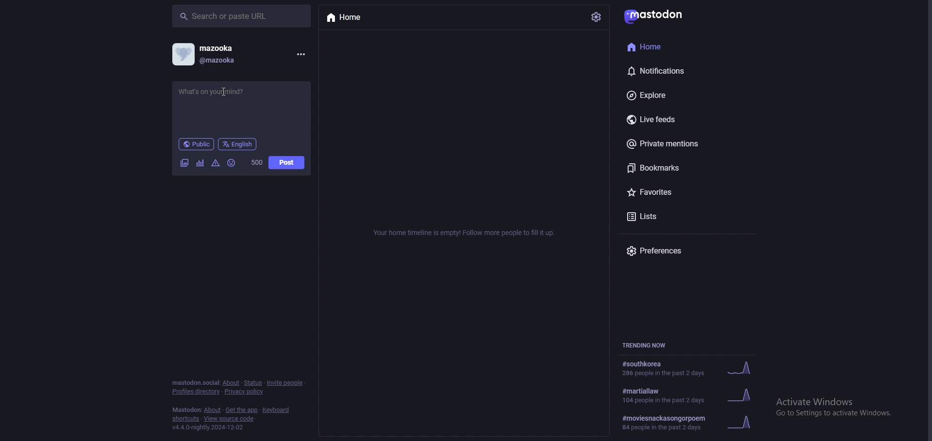 This screenshot has width=932, height=441. I want to click on private mentions, so click(682, 145).